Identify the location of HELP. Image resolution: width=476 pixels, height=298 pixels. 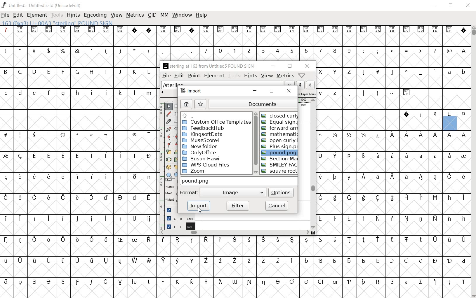
(201, 16).